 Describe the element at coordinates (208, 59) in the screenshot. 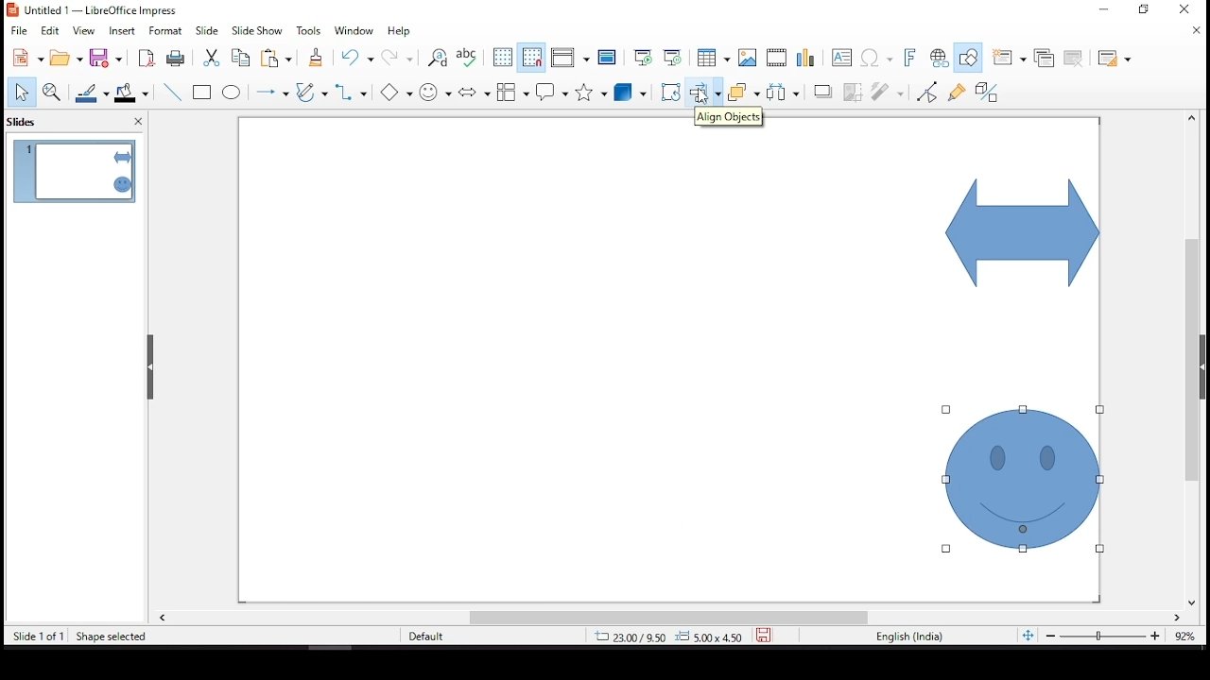

I see `cut` at that location.